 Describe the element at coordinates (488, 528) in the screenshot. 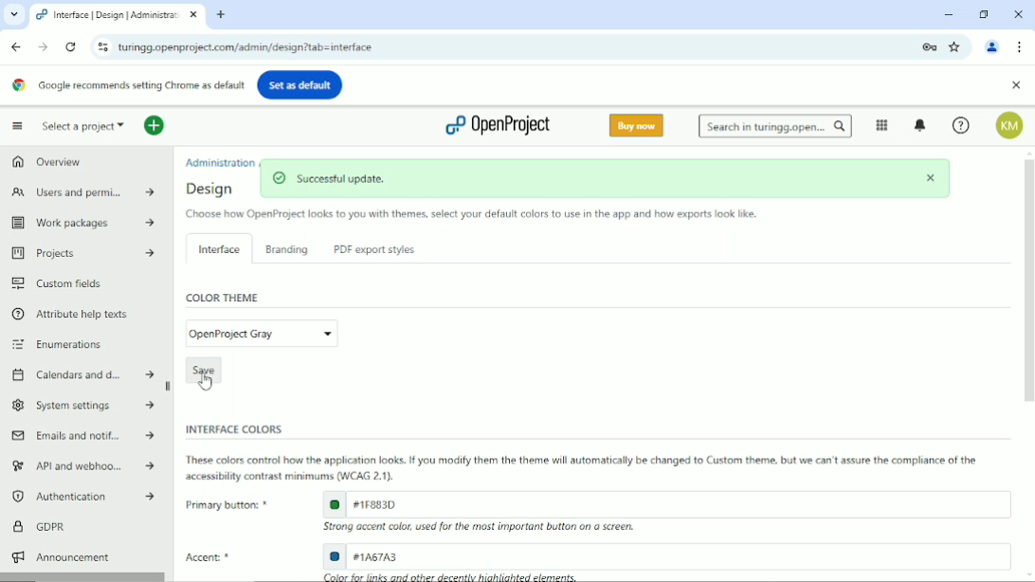

I see `EE Strong accent color, used for the mast important button on a screen.` at that location.